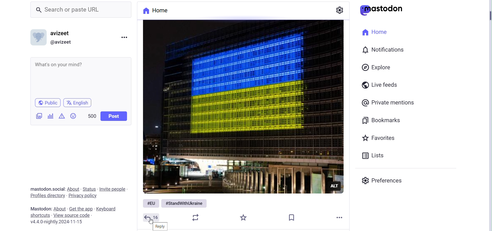 Image resolution: width=492 pixels, height=231 pixels. What do you see at coordinates (381, 181) in the screenshot?
I see `preferences` at bounding box center [381, 181].